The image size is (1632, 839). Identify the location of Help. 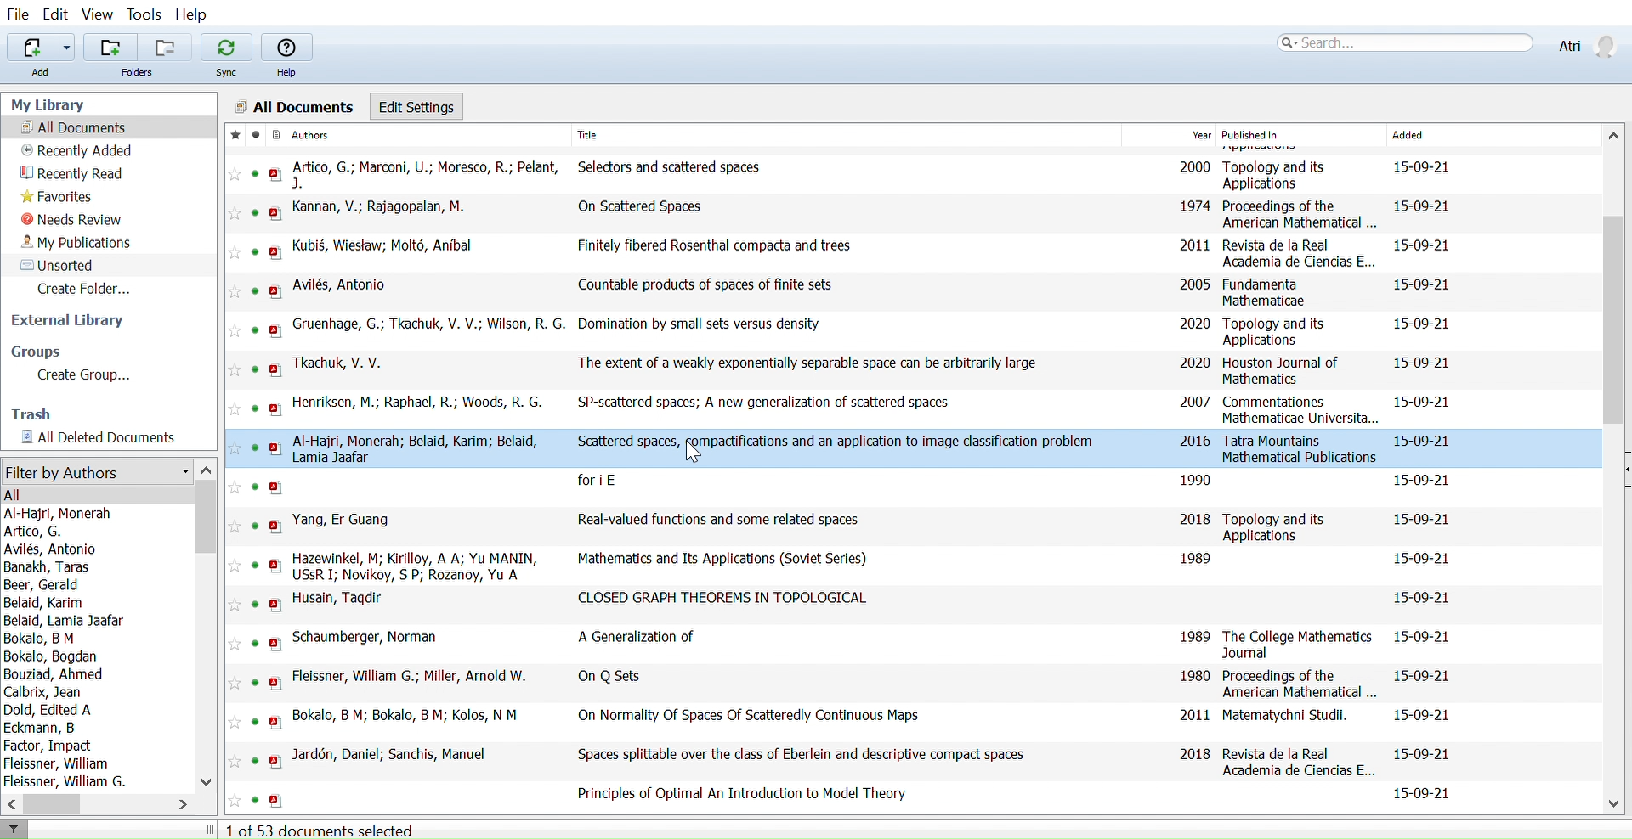
(195, 16).